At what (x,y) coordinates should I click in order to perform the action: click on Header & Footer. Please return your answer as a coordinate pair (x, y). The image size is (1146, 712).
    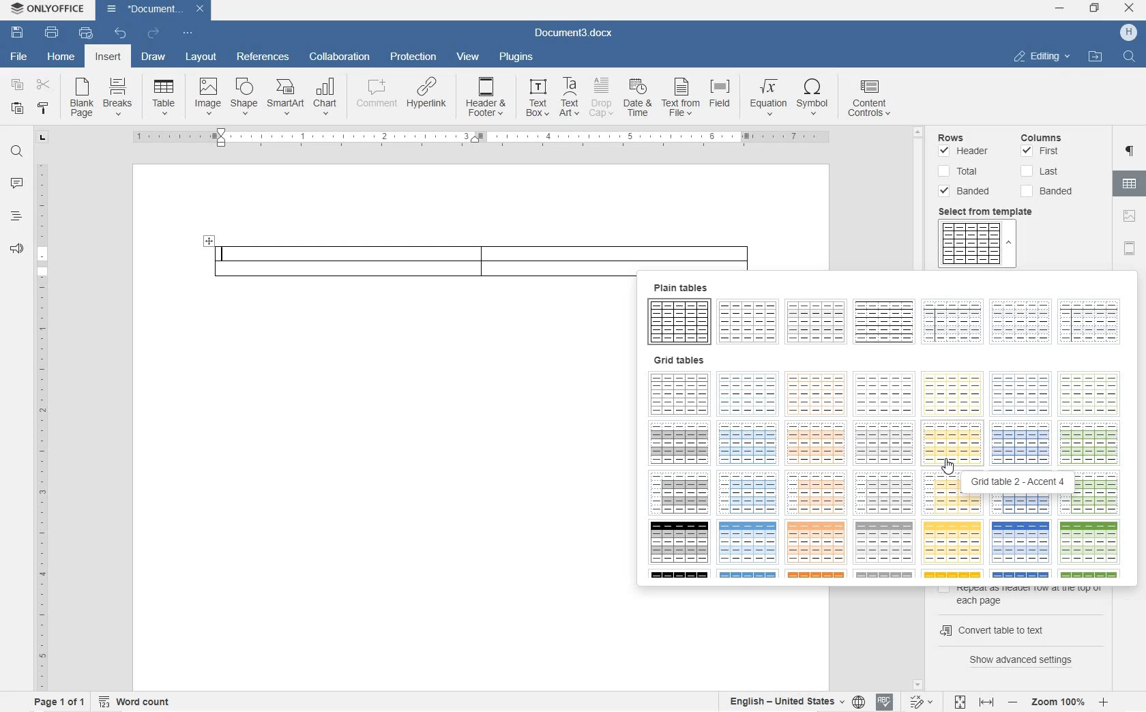
    Looking at the image, I should click on (487, 100).